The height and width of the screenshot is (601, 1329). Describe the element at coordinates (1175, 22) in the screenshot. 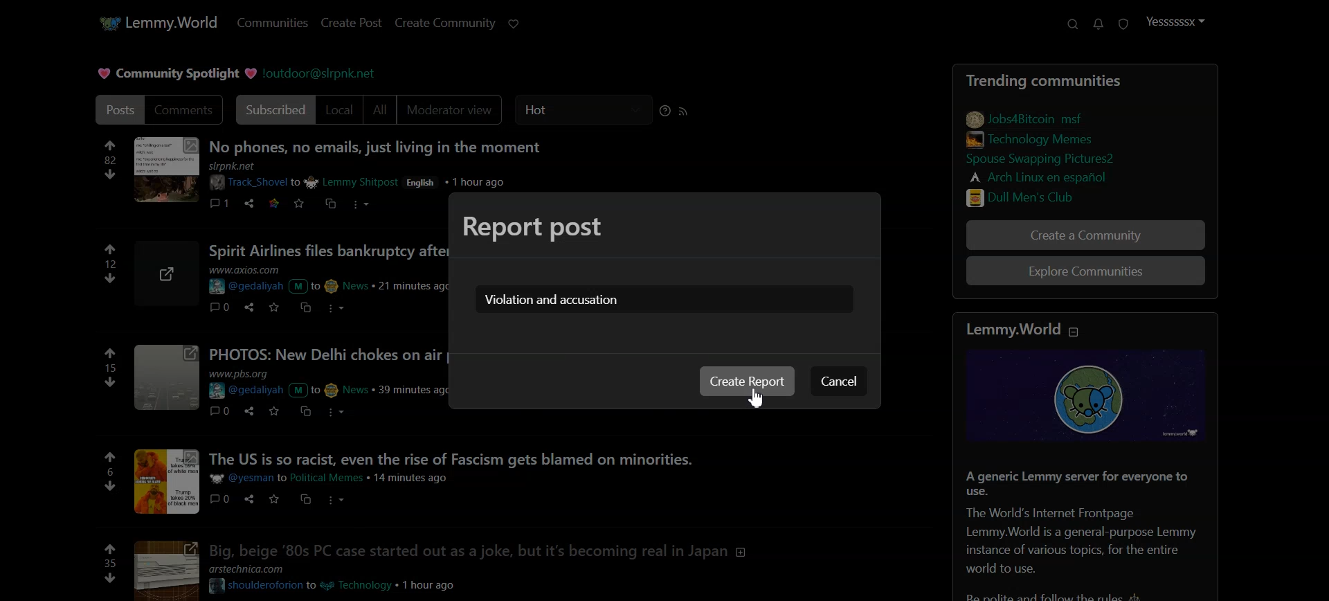

I see `Profile` at that location.